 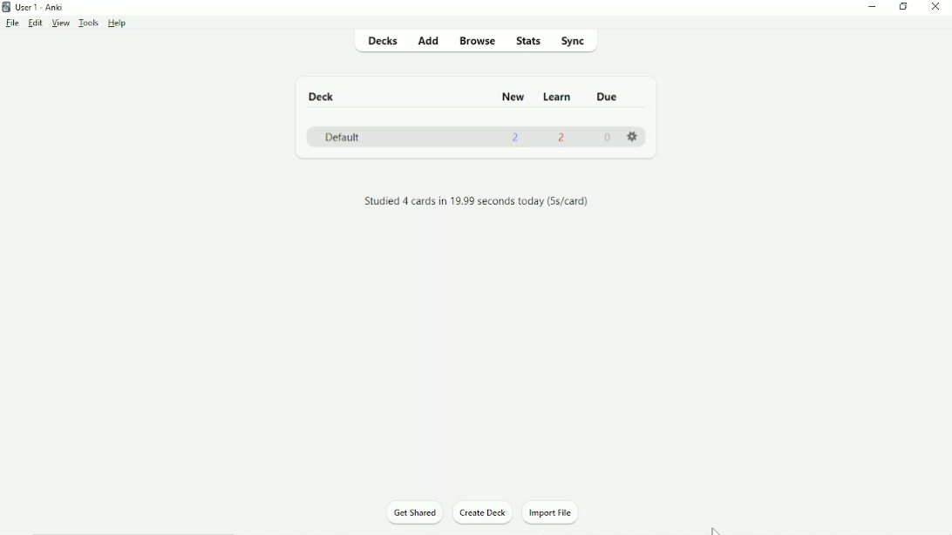 I want to click on Learn, so click(x=560, y=98).